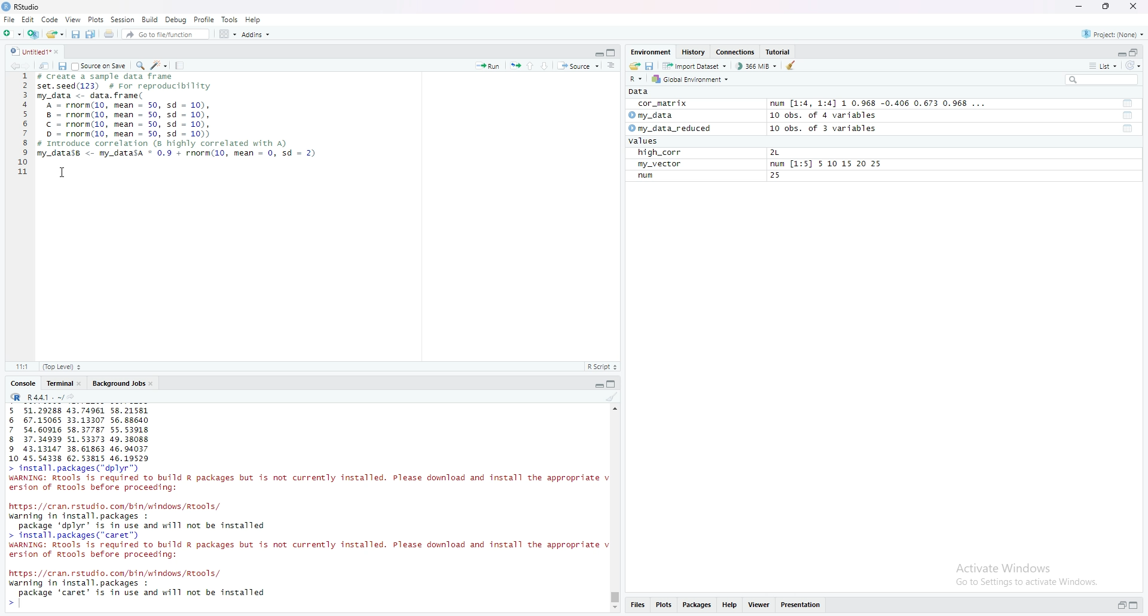 This screenshot has height=616, width=1148. I want to click on save, so click(77, 35).